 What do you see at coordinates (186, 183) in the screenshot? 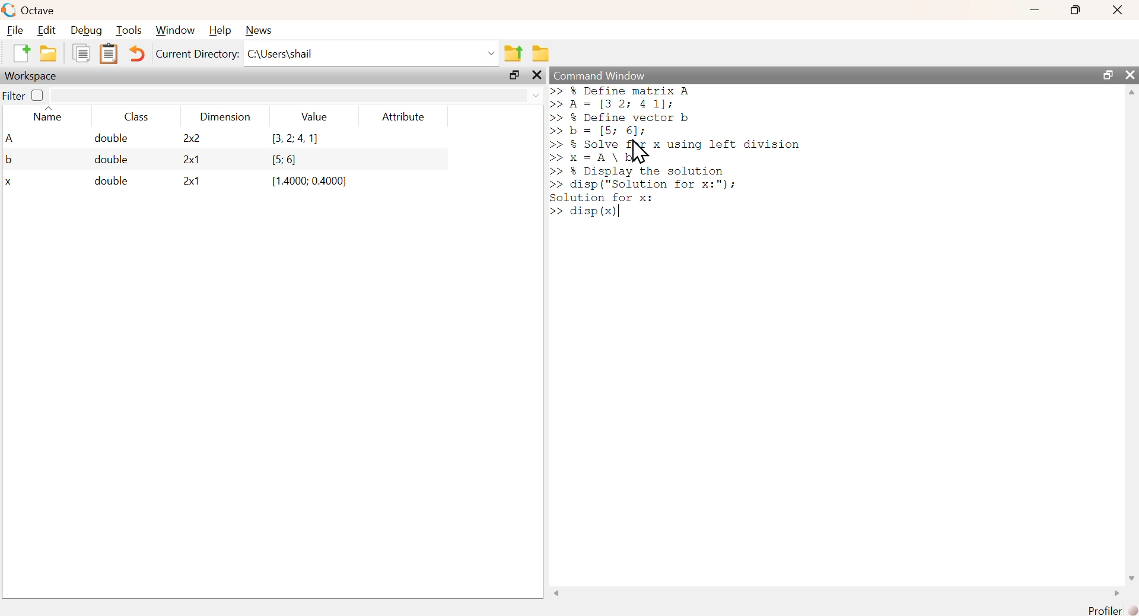
I see `2x1` at bounding box center [186, 183].